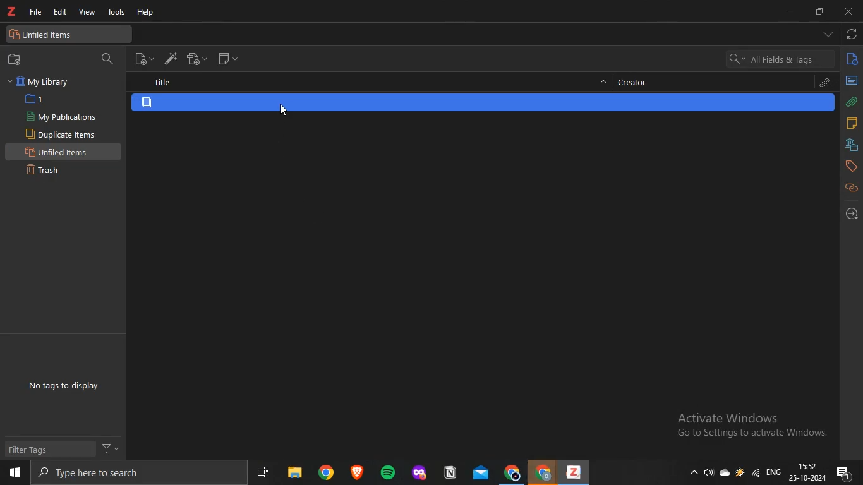  Describe the element at coordinates (48, 169) in the screenshot. I see `Trash` at that location.